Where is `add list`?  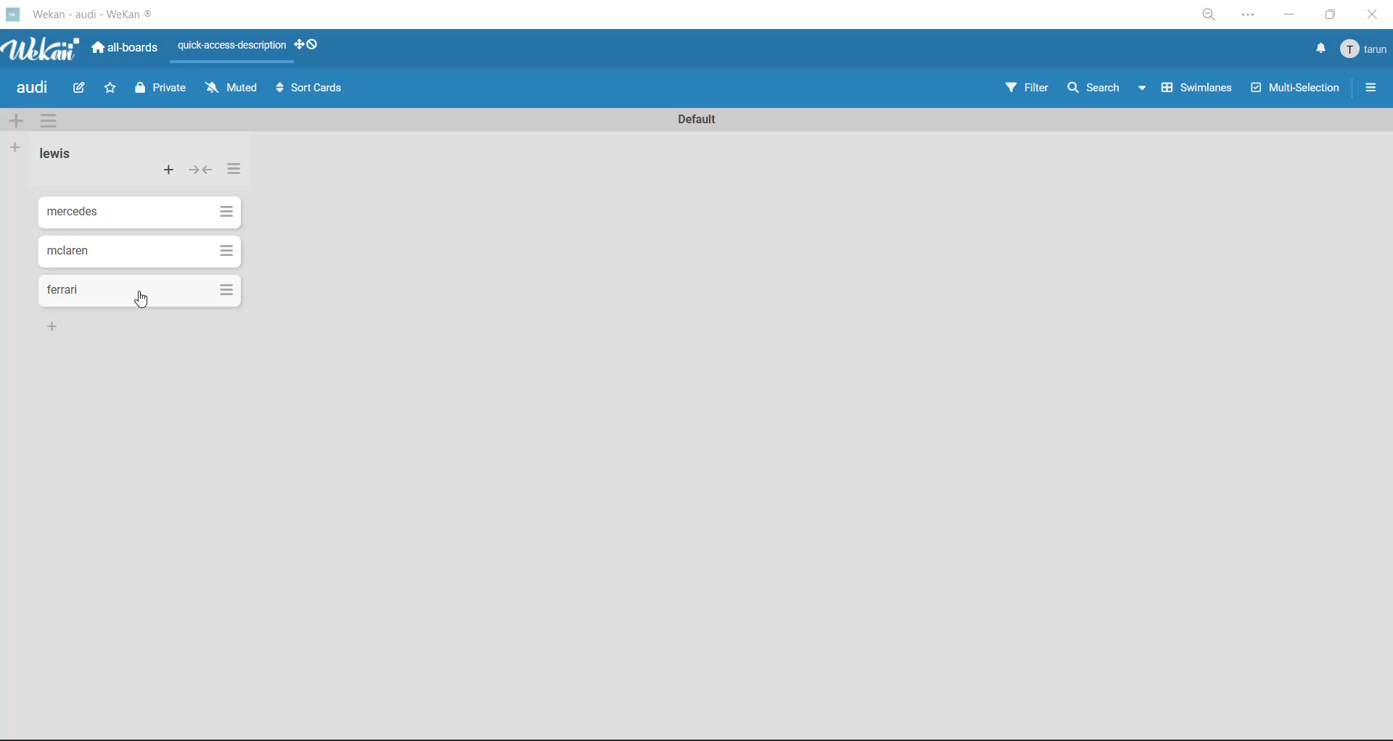 add list is located at coordinates (16, 150).